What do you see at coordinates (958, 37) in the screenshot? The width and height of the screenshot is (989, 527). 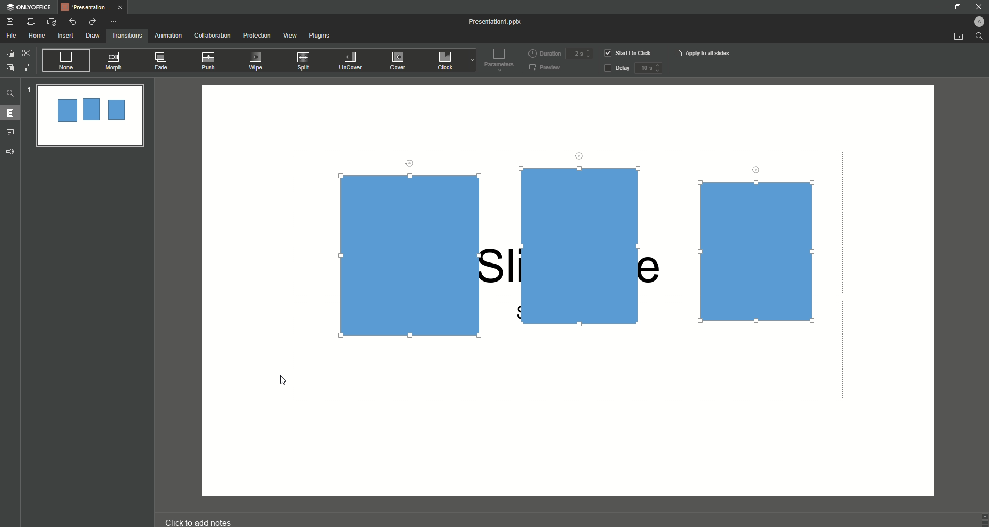 I see `Open from file` at bounding box center [958, 37].